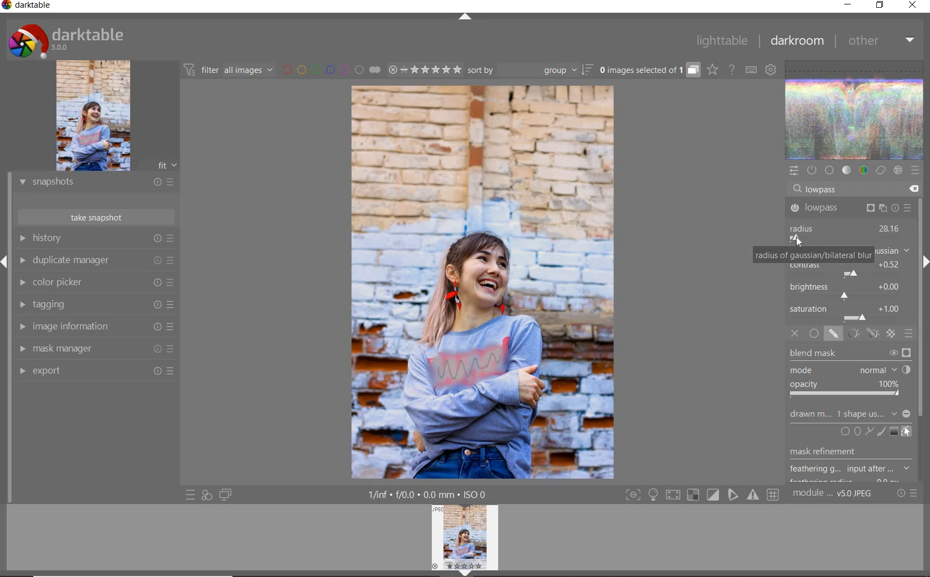 The image size is (930, 577). I want to click on take snapshots, so click(95, 218).